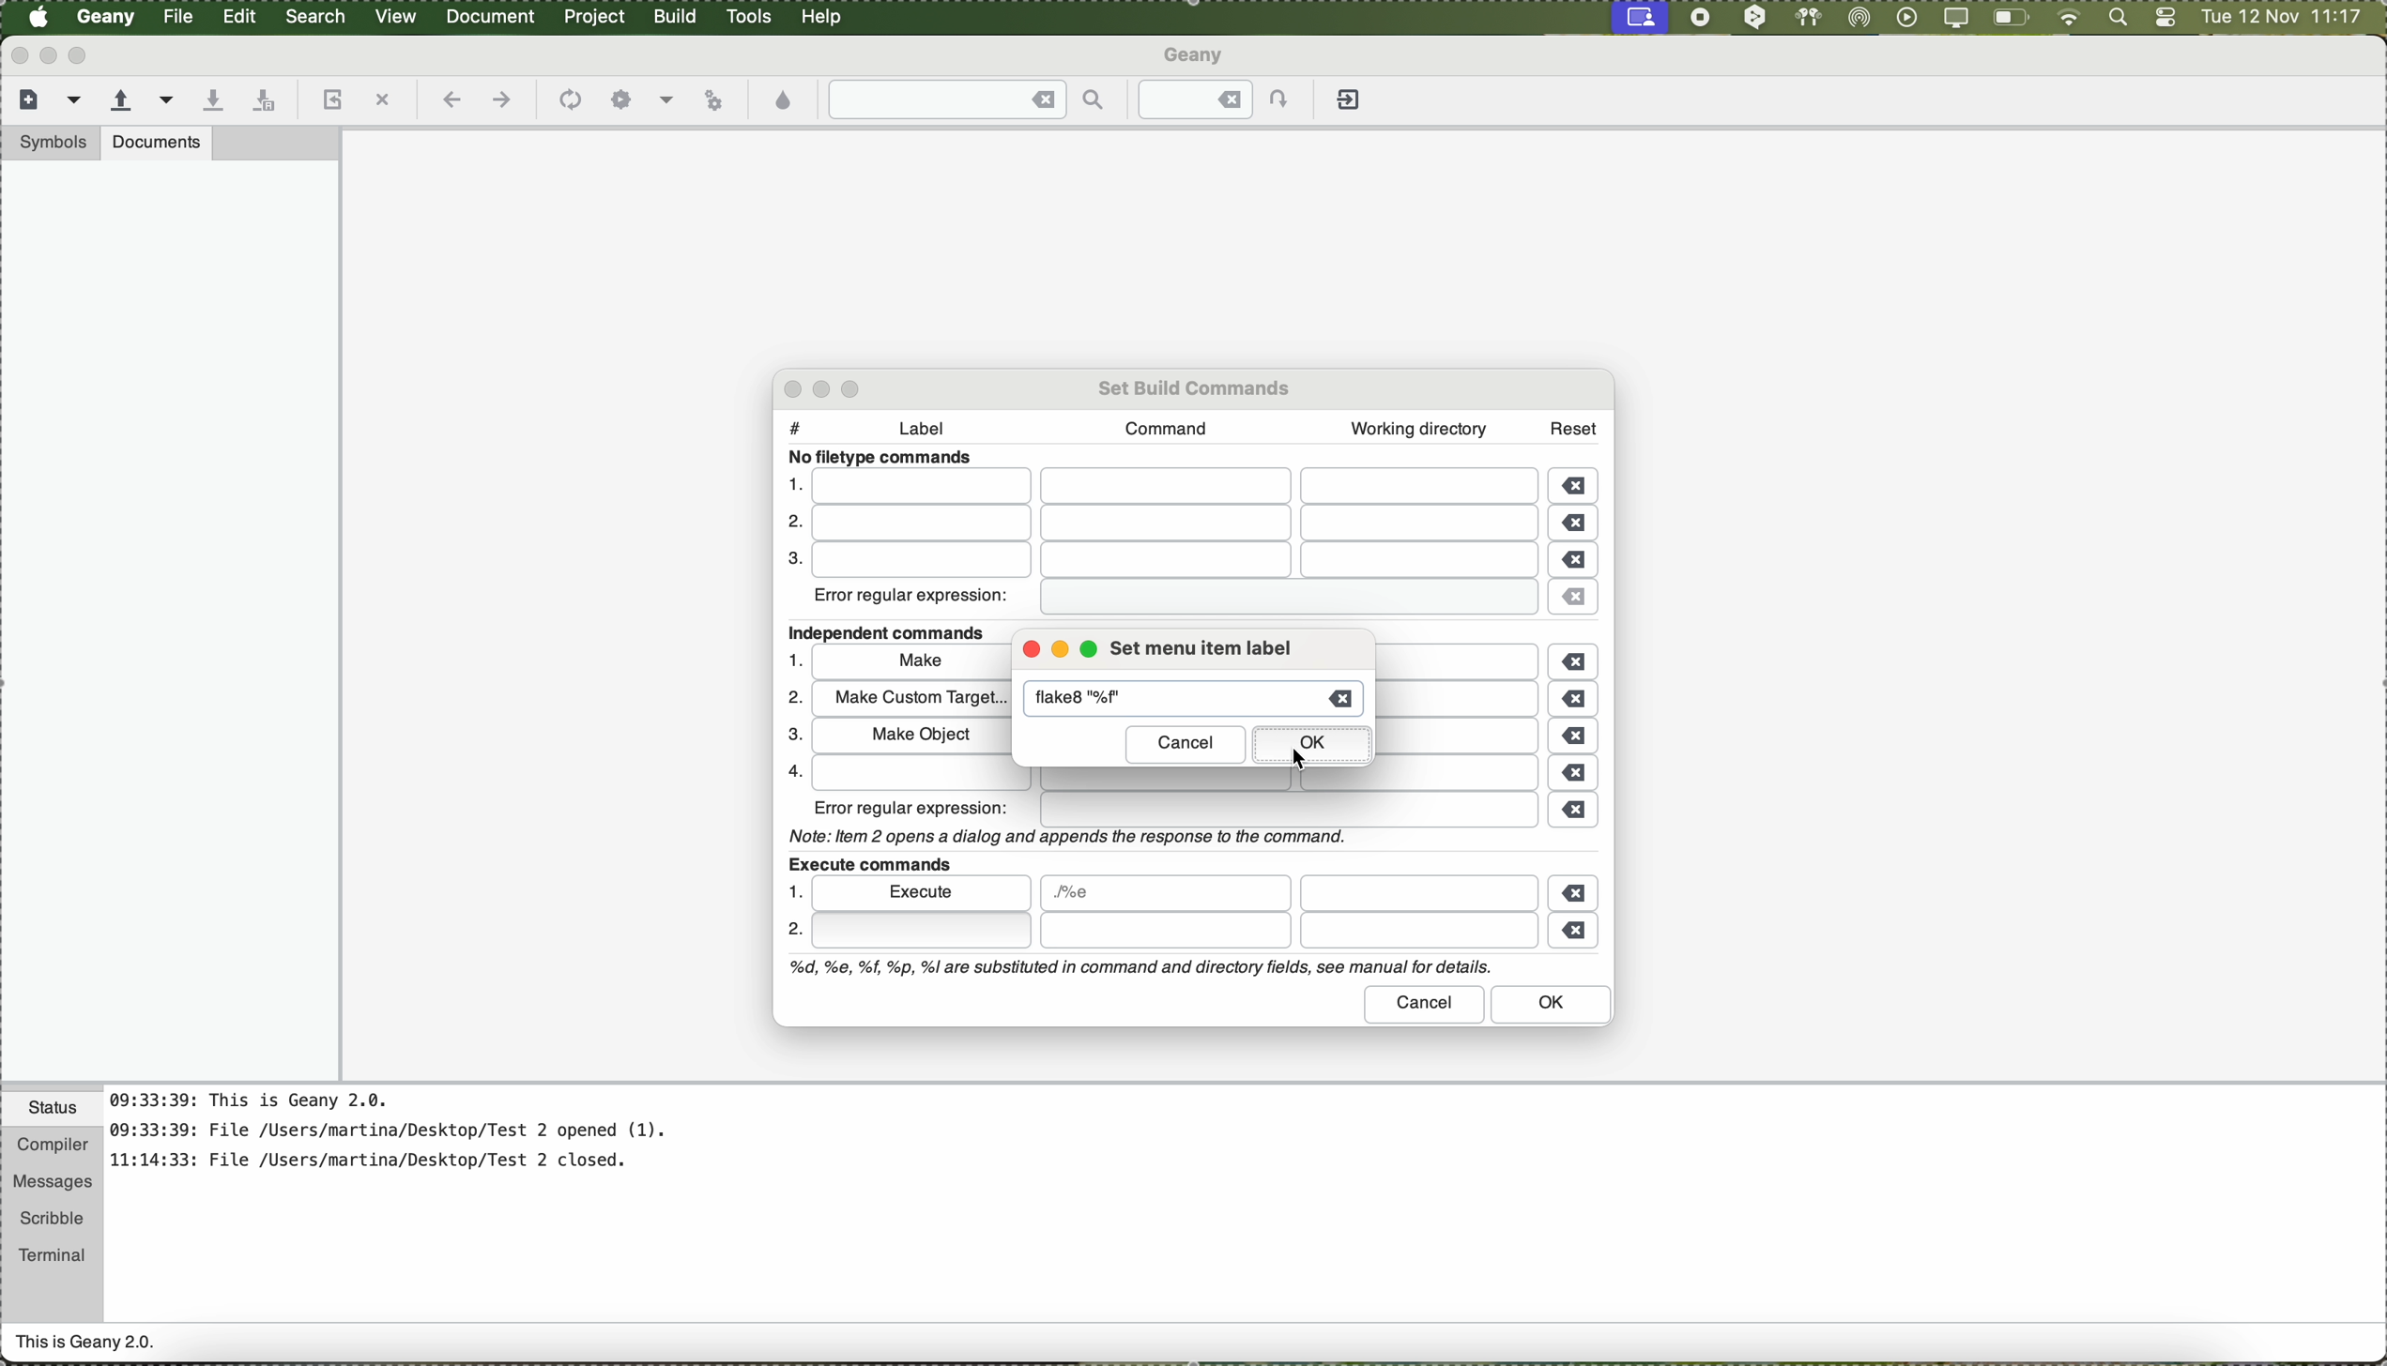 This screenshot has width=2387, height=1366. Describe the element at coordinates (790, 561) in the screenshot. I see `3` at that location.